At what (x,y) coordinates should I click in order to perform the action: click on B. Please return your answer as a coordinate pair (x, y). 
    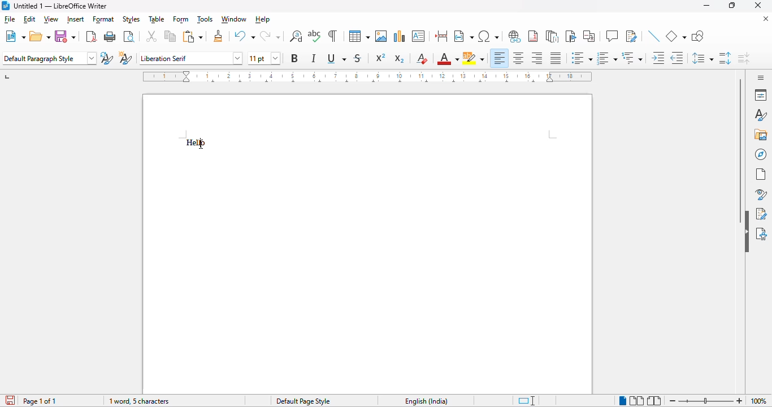
    Looking at the image, I should click on (294, 59).